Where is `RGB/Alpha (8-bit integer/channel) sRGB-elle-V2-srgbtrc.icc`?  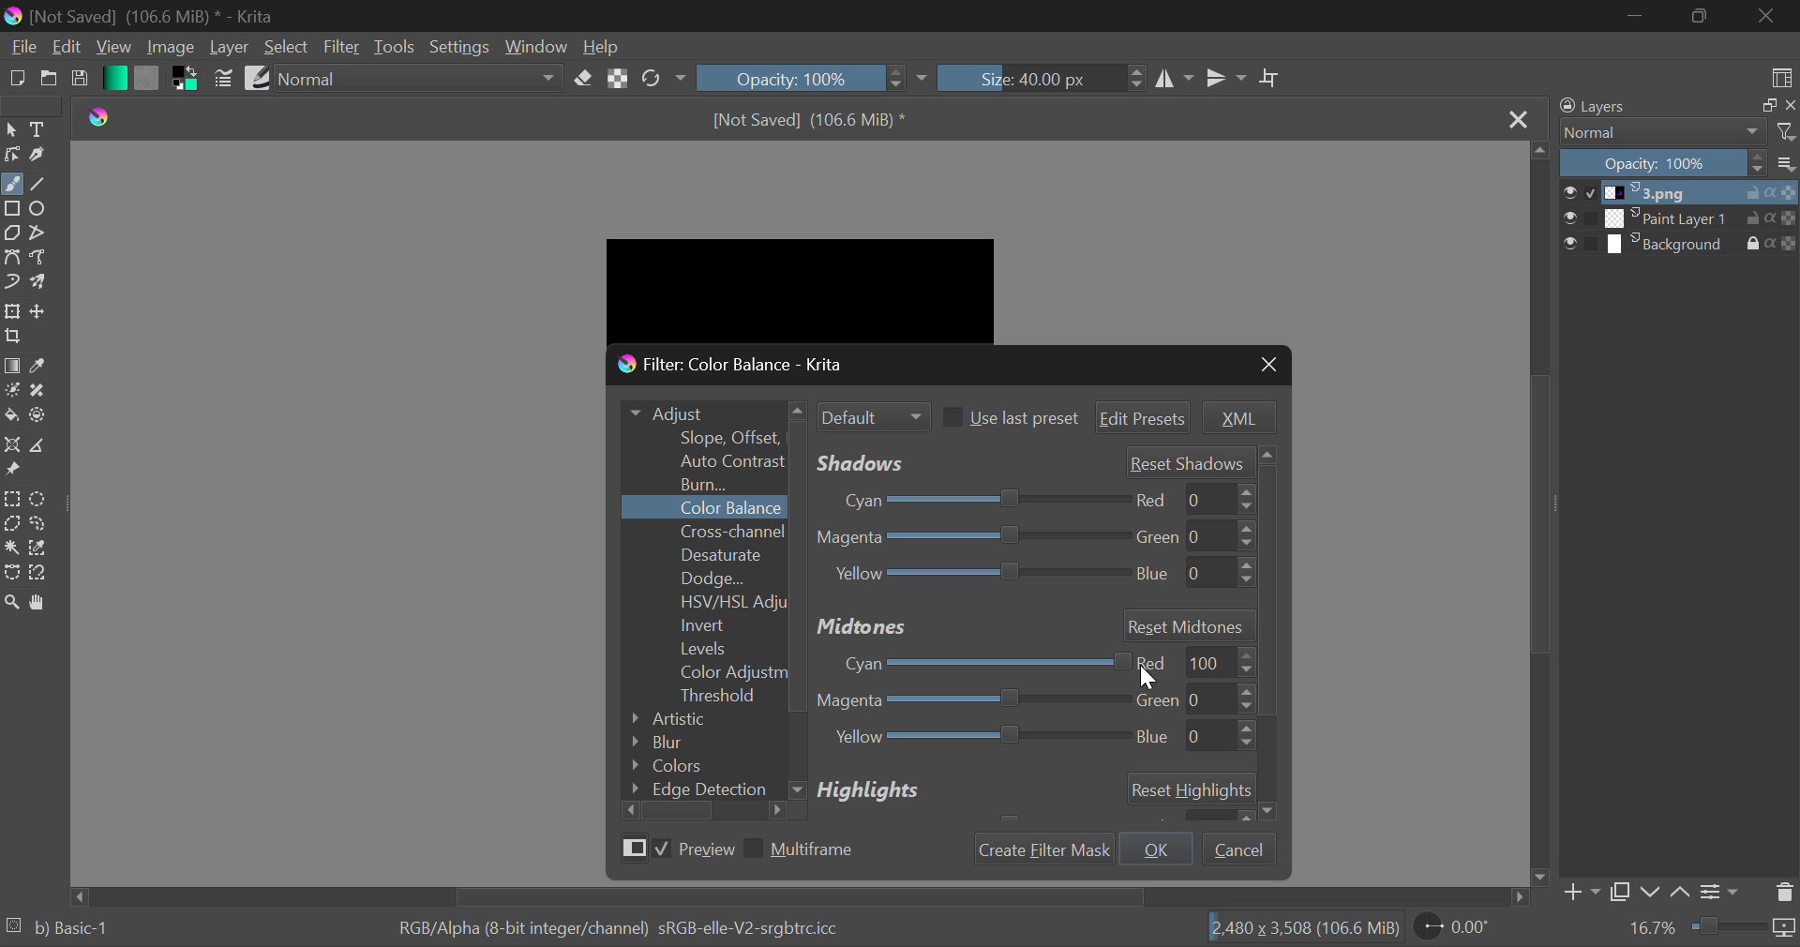
RGB/Alpha (8-bit integer/channel) sRGB-elle-V2-srgbtrc.icc is located at coordinates (633, 929).